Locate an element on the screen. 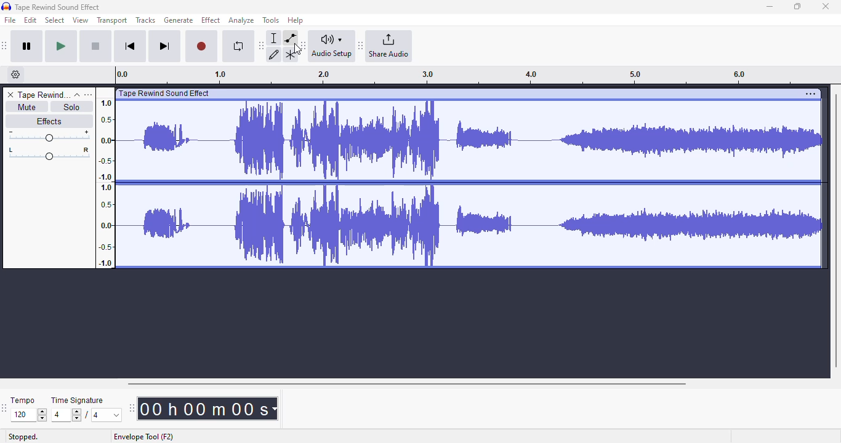 This screenshot has height=443, width=841. help is located at coordinates (296, 20).